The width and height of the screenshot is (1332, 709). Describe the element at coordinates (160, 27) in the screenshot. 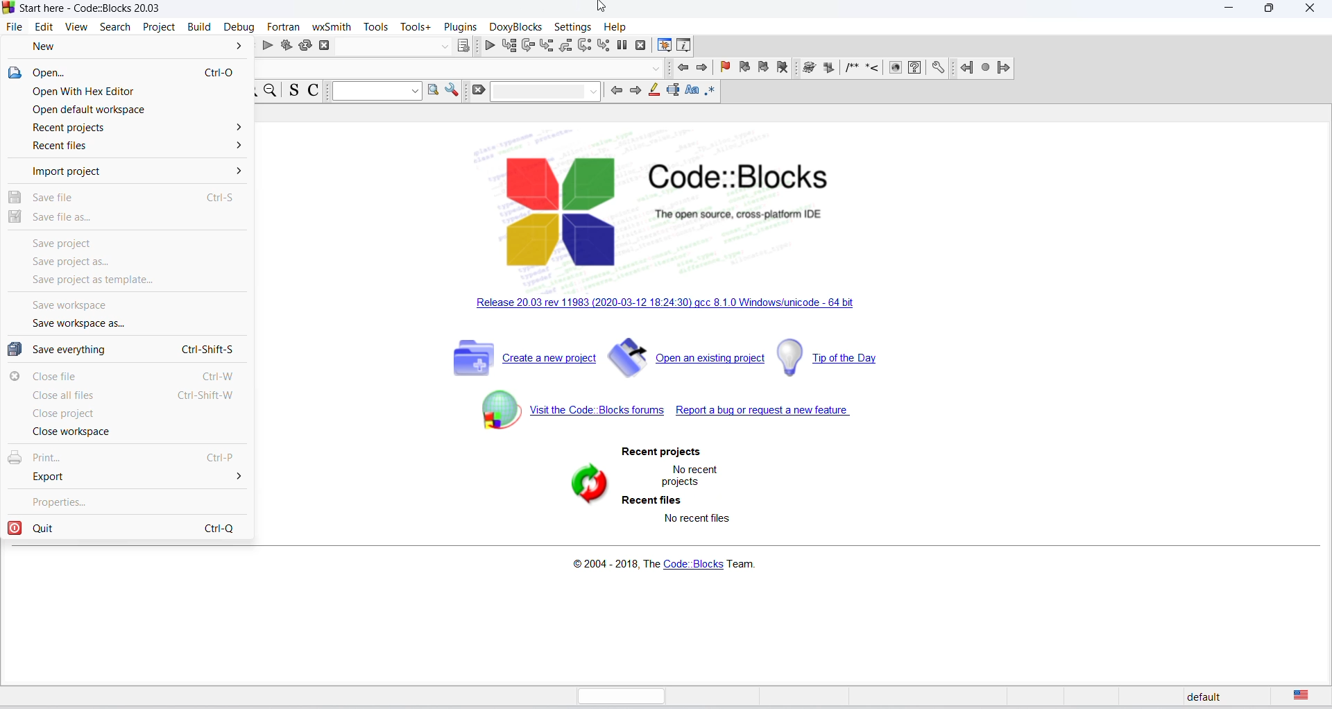

I see `projects` at that location.